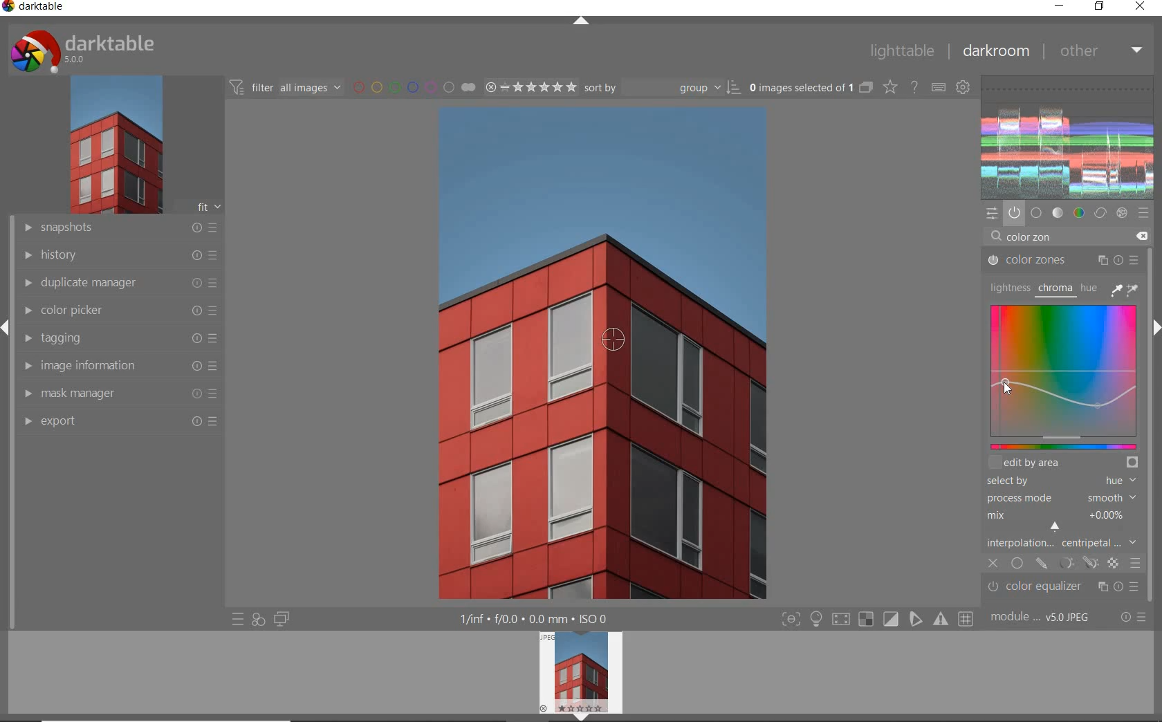 Image resolution: width=1162 pixels, height=722 pixels. Describe the element at coordinates (118, 230) in the screenshot. I see `snapshots` at that location.